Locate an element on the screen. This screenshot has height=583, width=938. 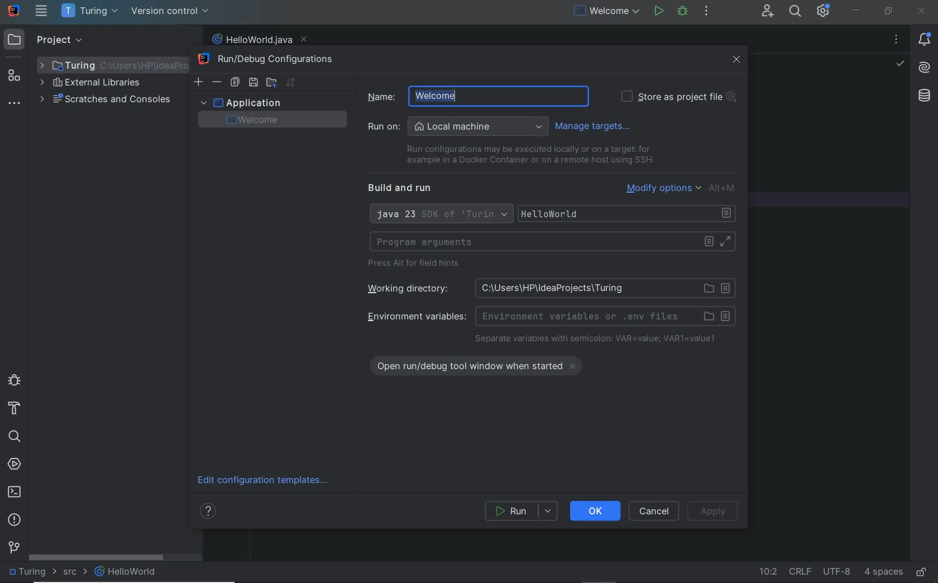
notifications is located at coordinates (926, 40).